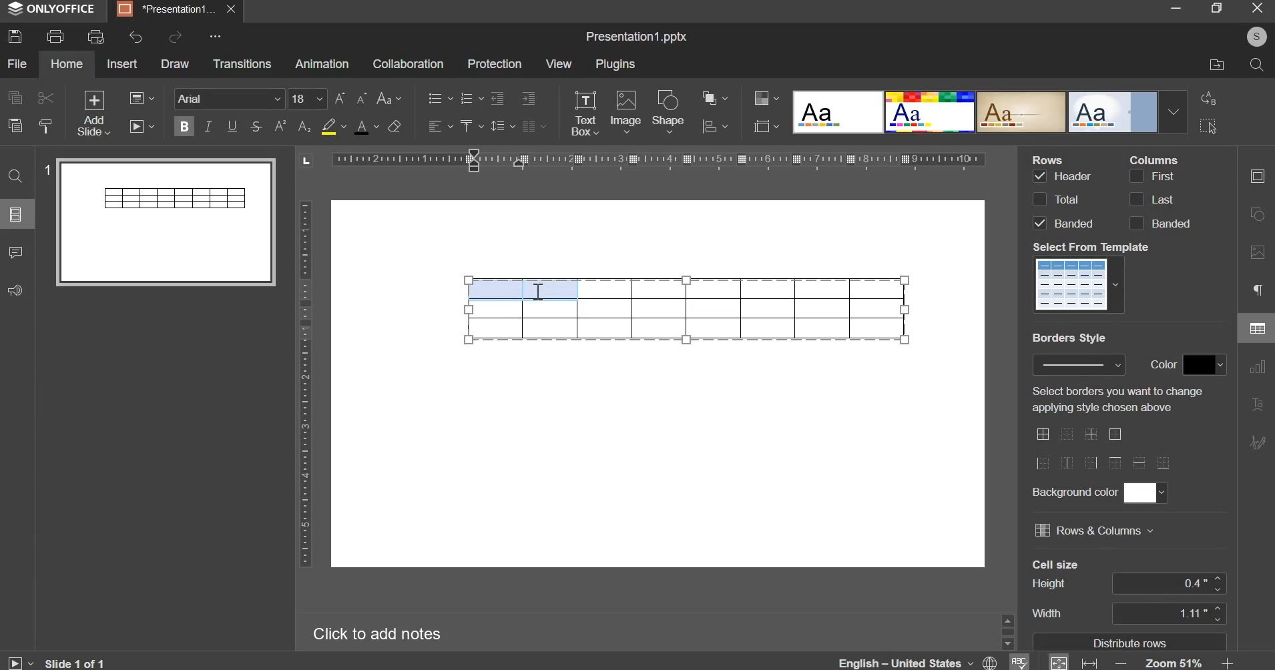 The width and height of the screenshot is (1275, 670). Describe the element at coordinates (15, 252) in the screenshot. I see `comments` at that location.